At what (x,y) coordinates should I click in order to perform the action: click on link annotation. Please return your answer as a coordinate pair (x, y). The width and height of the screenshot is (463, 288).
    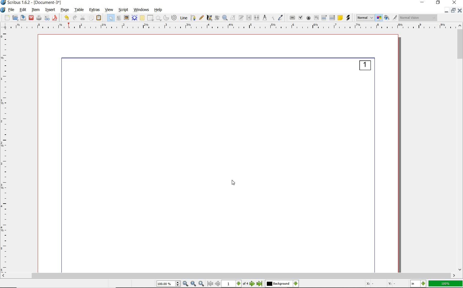
    Looking at the image, I should click on (348, 18).